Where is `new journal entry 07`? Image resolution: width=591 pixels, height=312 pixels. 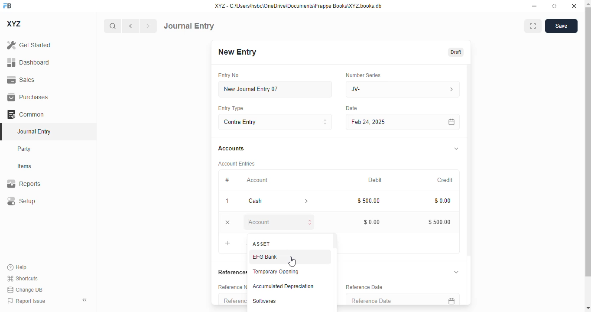
new journal entry 07 is located at coordinates (274, 89).